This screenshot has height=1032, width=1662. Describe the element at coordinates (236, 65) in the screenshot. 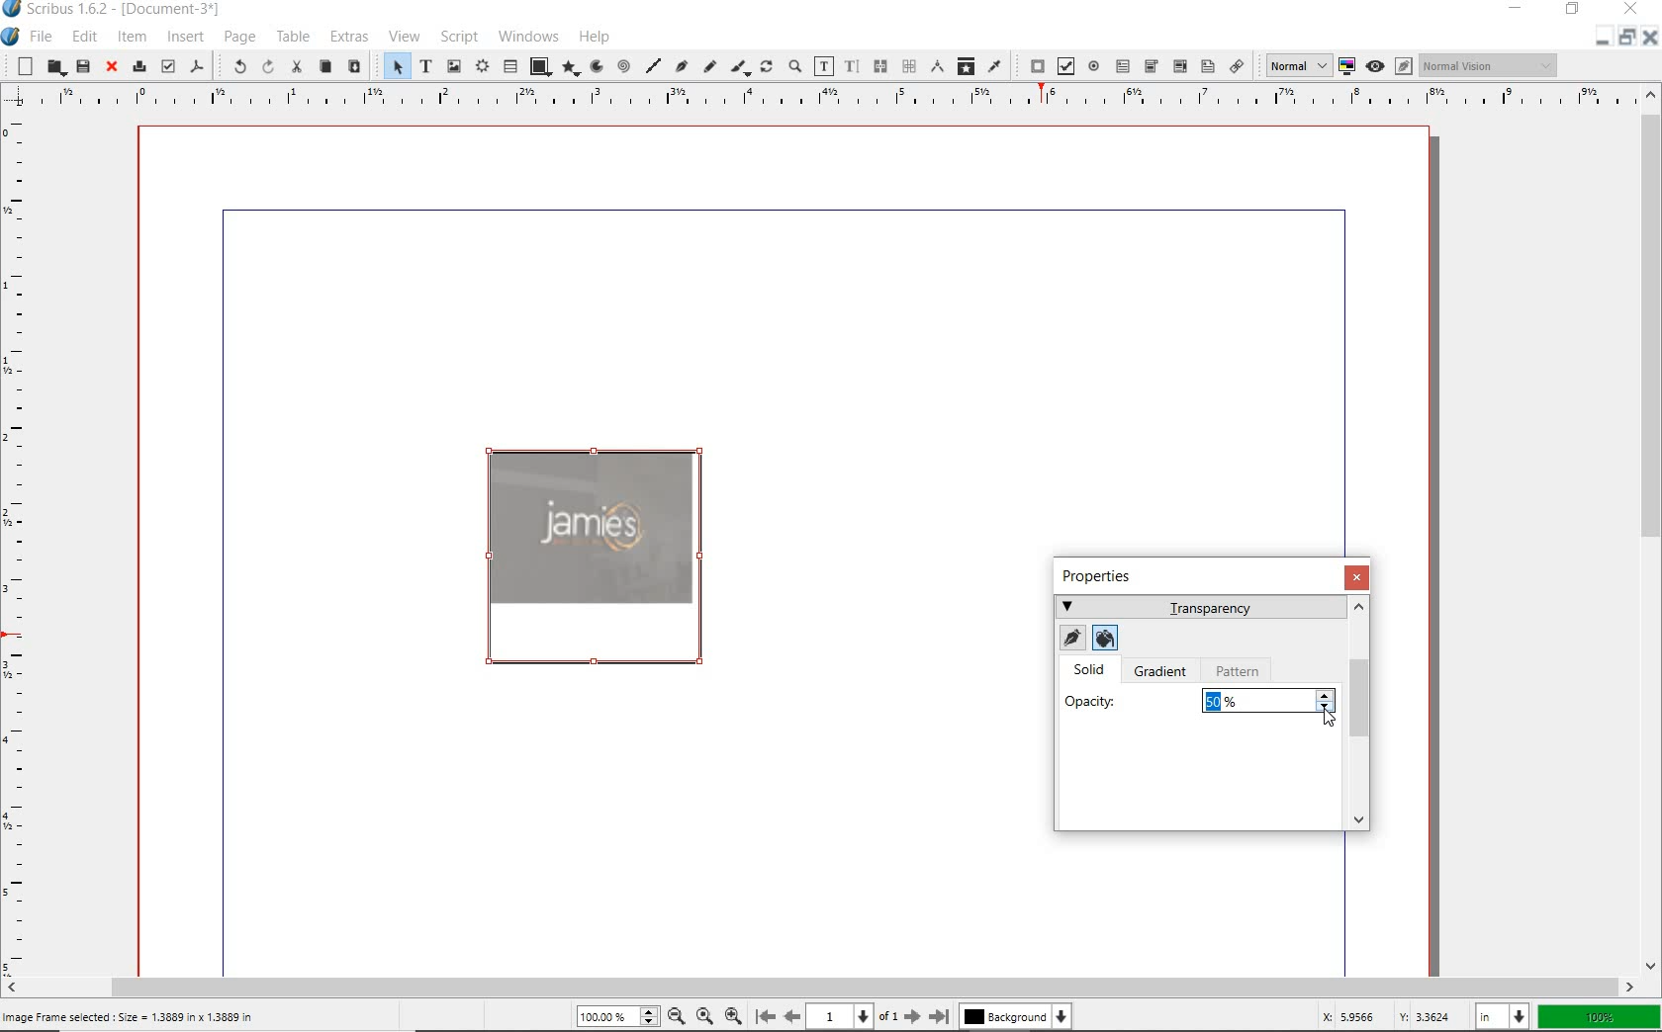

I see `UNDO` at that location.